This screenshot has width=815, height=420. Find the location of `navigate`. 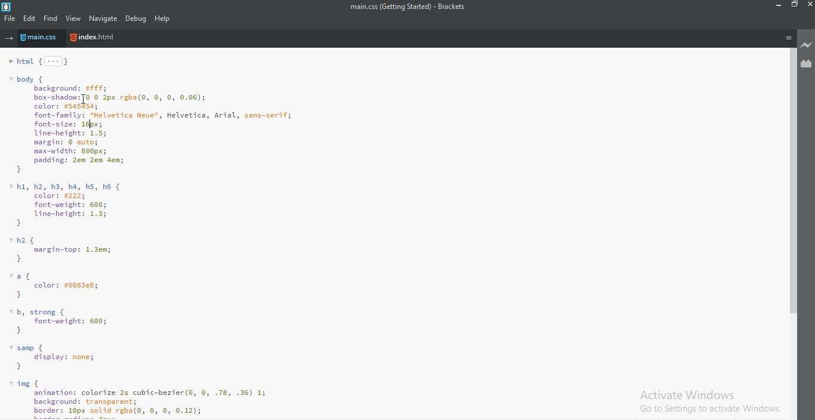

navigate is located at coordinates (102, 18).